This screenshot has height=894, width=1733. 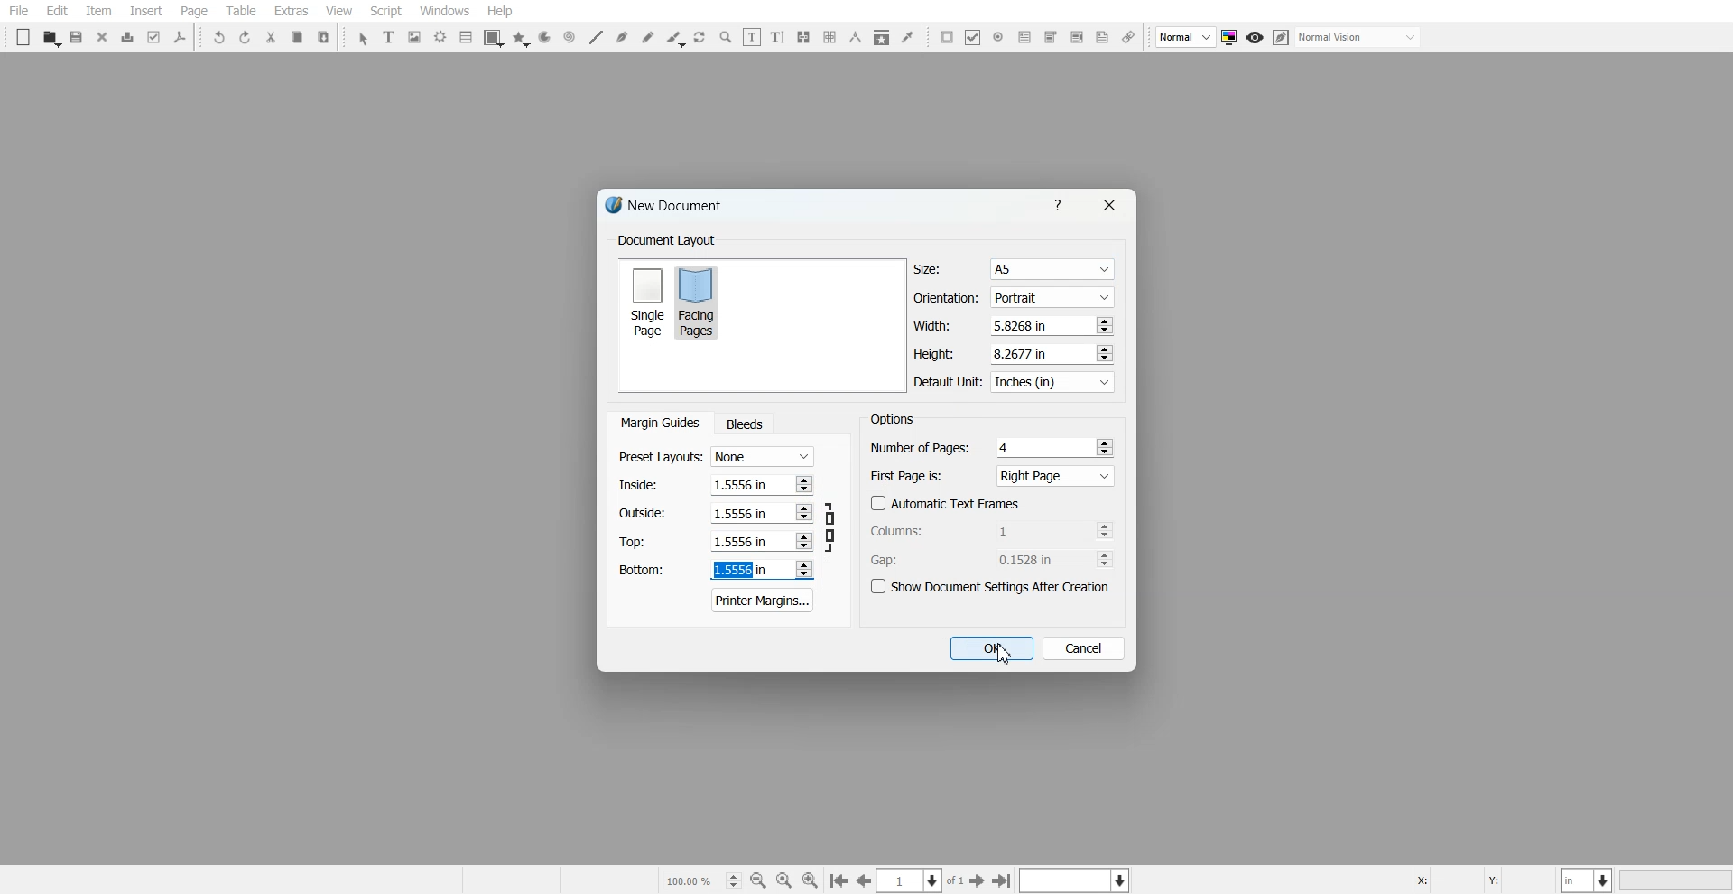 What do you see at coordinates (811, 880) in the screenshot?
I see `Zoom In` at bounding box center [811, 880].